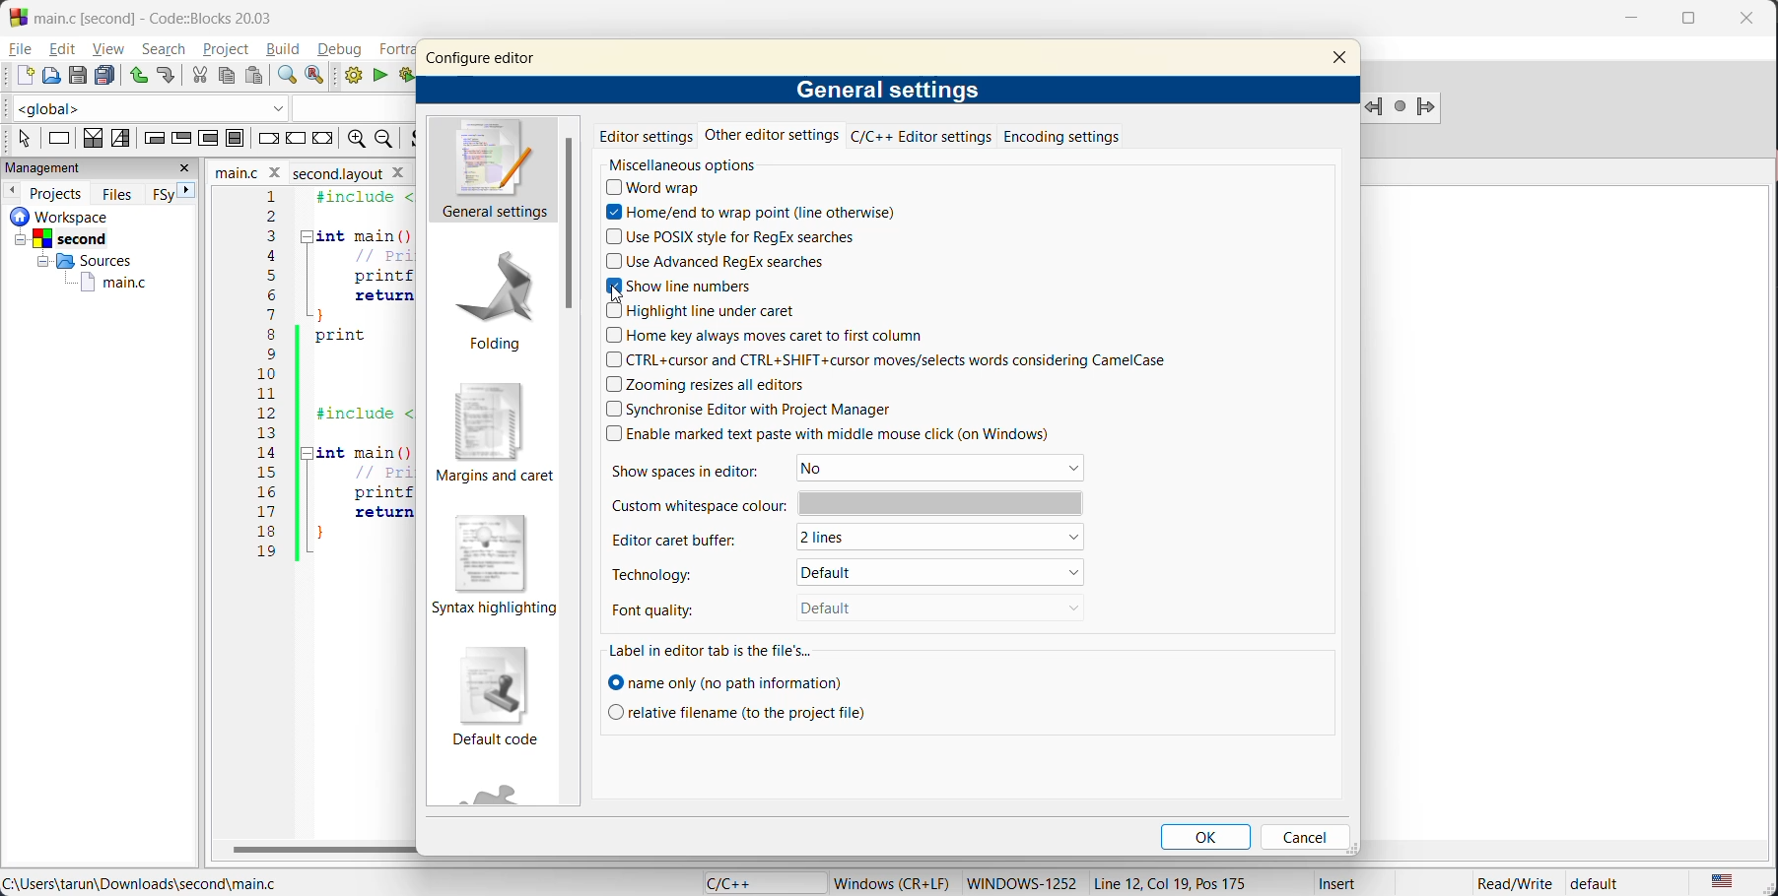 The width and height of the screenshot is (1778, 896). Describe the element at coordinates (225, 74) in the screenshot. I see `copy` at that location.